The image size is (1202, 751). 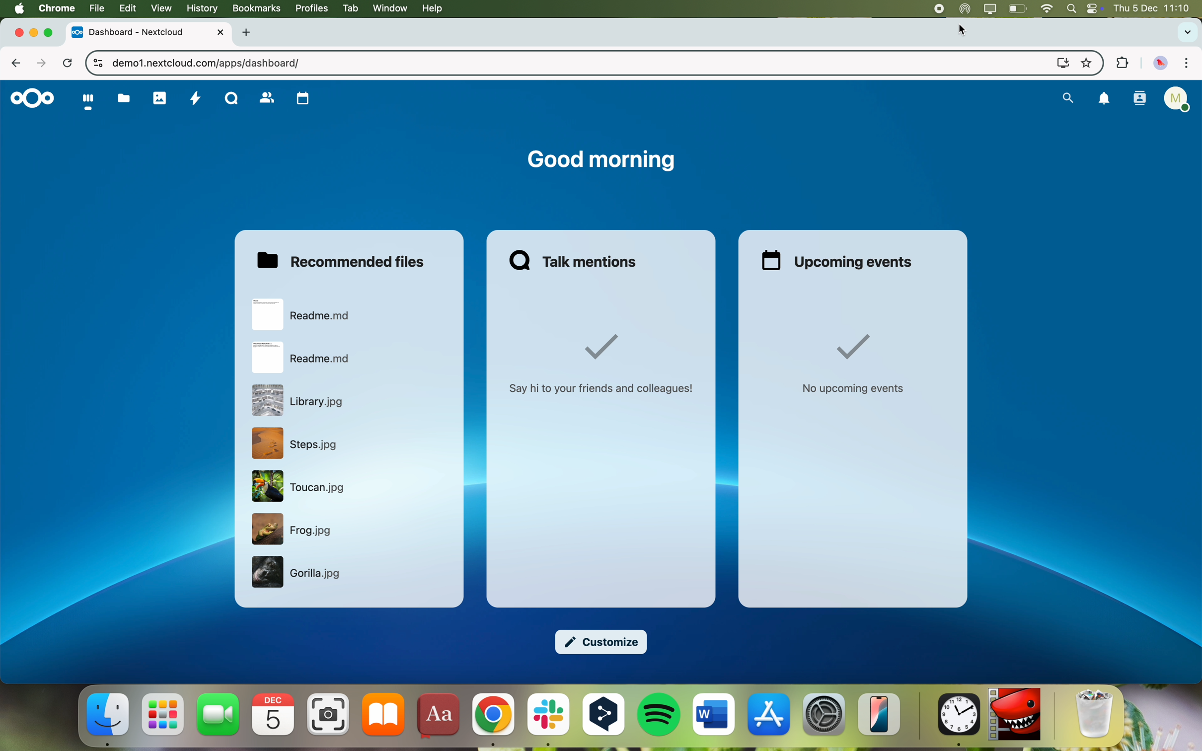 What do you see at coordinates (329, 714) in the screenshot?
I see `camera` at bounding box center [329, 714].